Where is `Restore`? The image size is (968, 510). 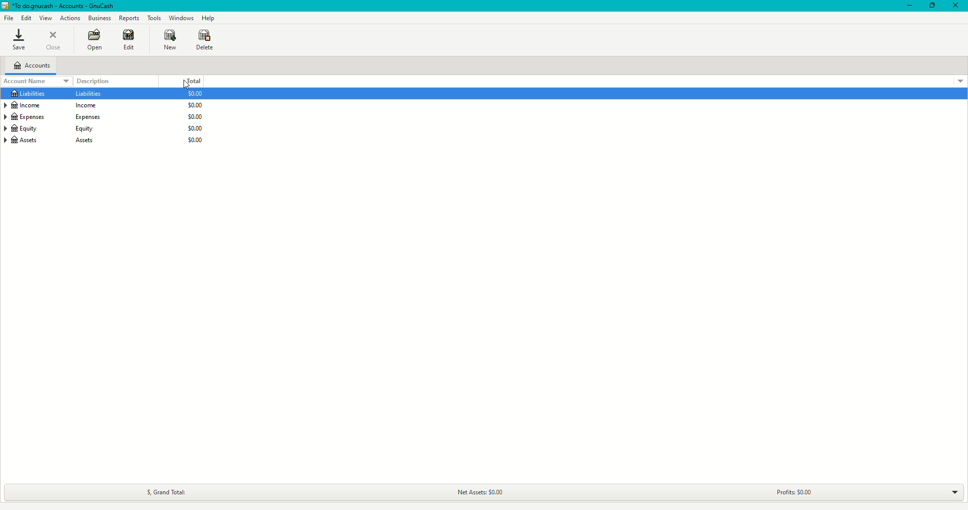 Restore is located at coordinates (931, 5).